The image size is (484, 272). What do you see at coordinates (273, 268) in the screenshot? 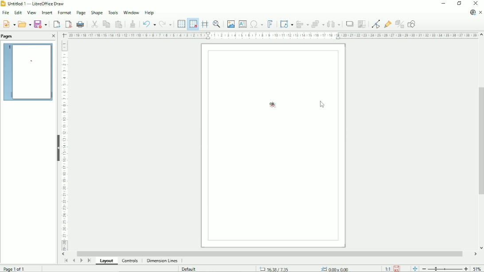
I see `16.38x7.35` at bounding box center [273, 268].